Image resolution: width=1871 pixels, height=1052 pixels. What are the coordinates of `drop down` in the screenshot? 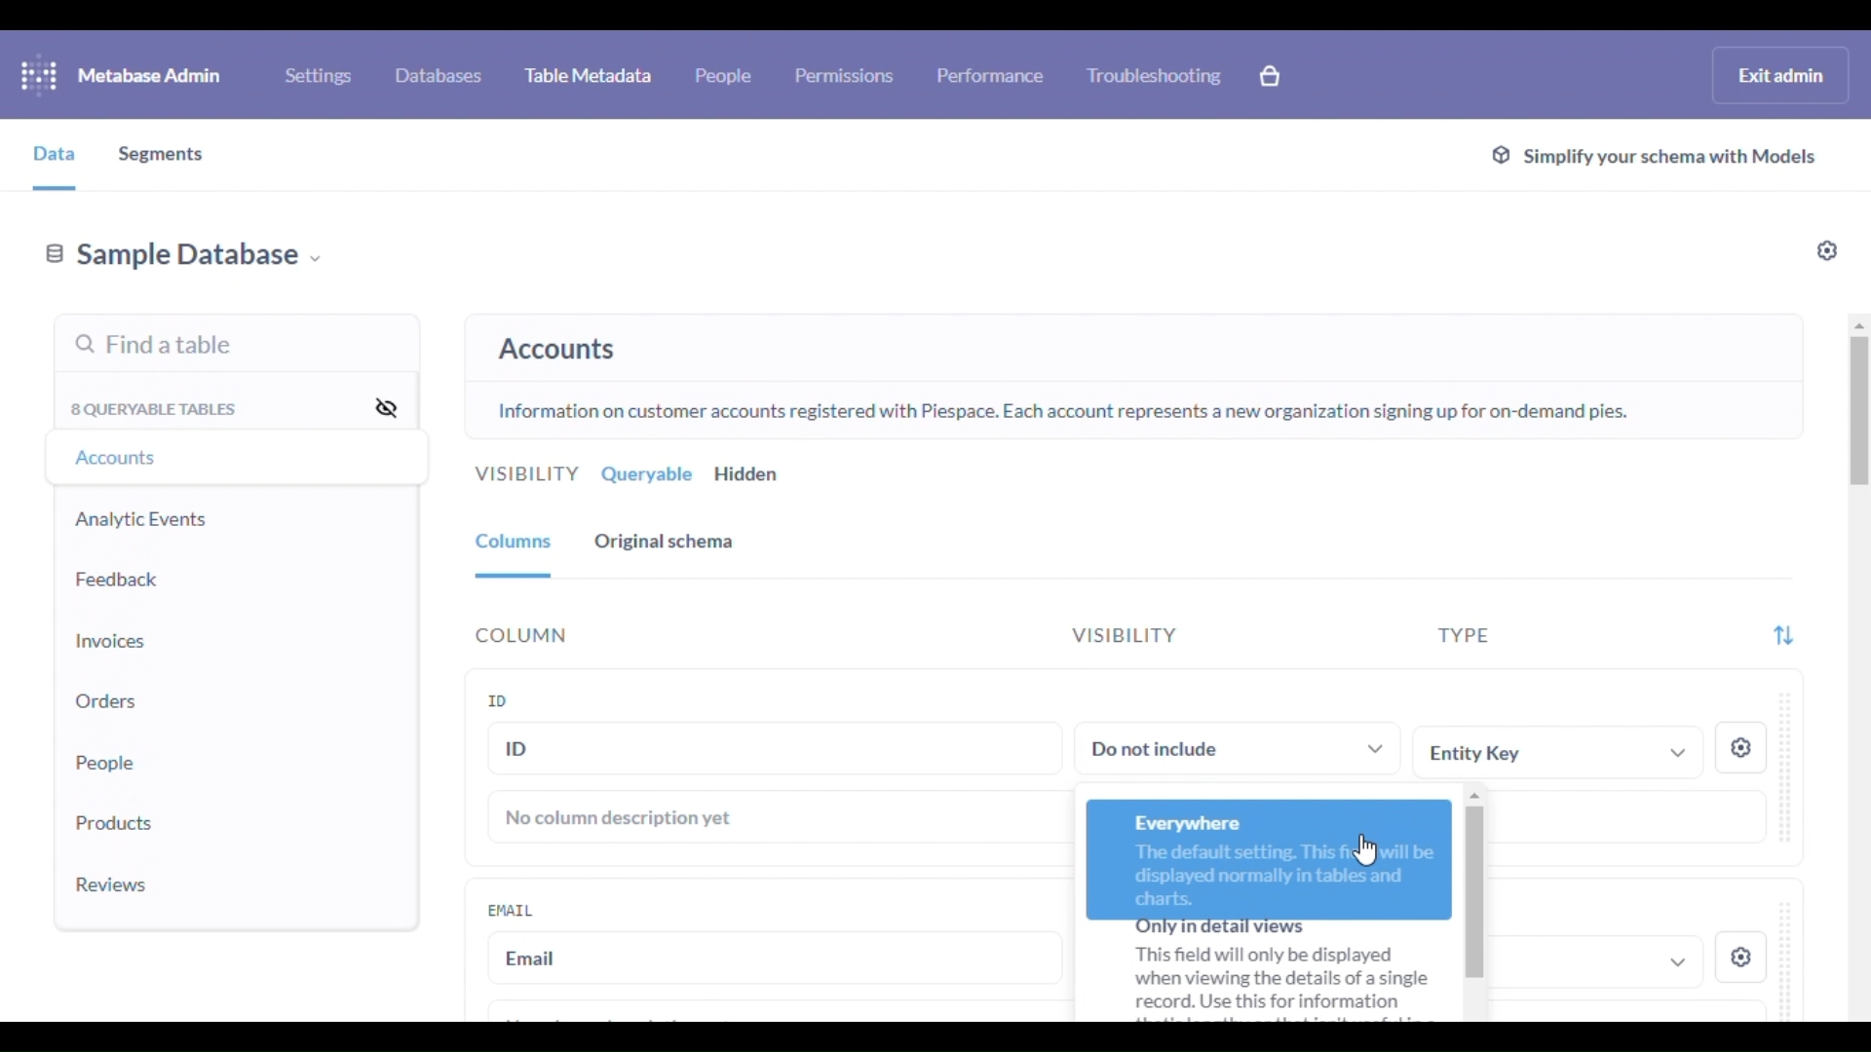 It's located at (1678, 964).